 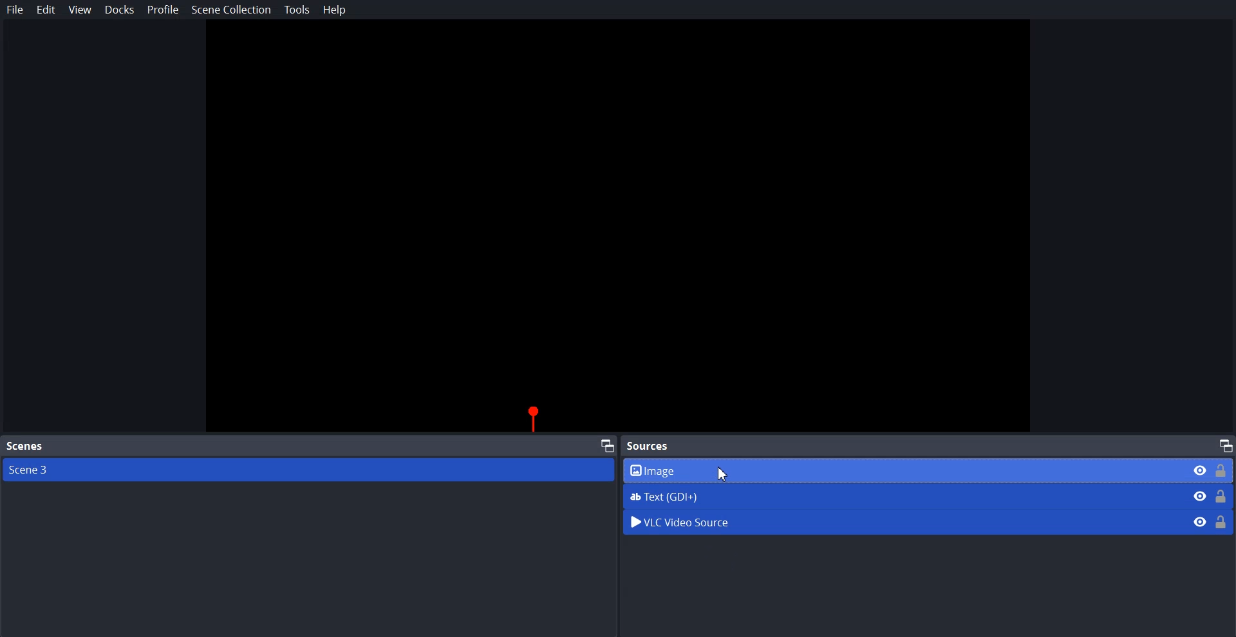 What do you see at coordinates (297, 10) in the screenshot?
I see `Tools` at bounding box center [297, 10].